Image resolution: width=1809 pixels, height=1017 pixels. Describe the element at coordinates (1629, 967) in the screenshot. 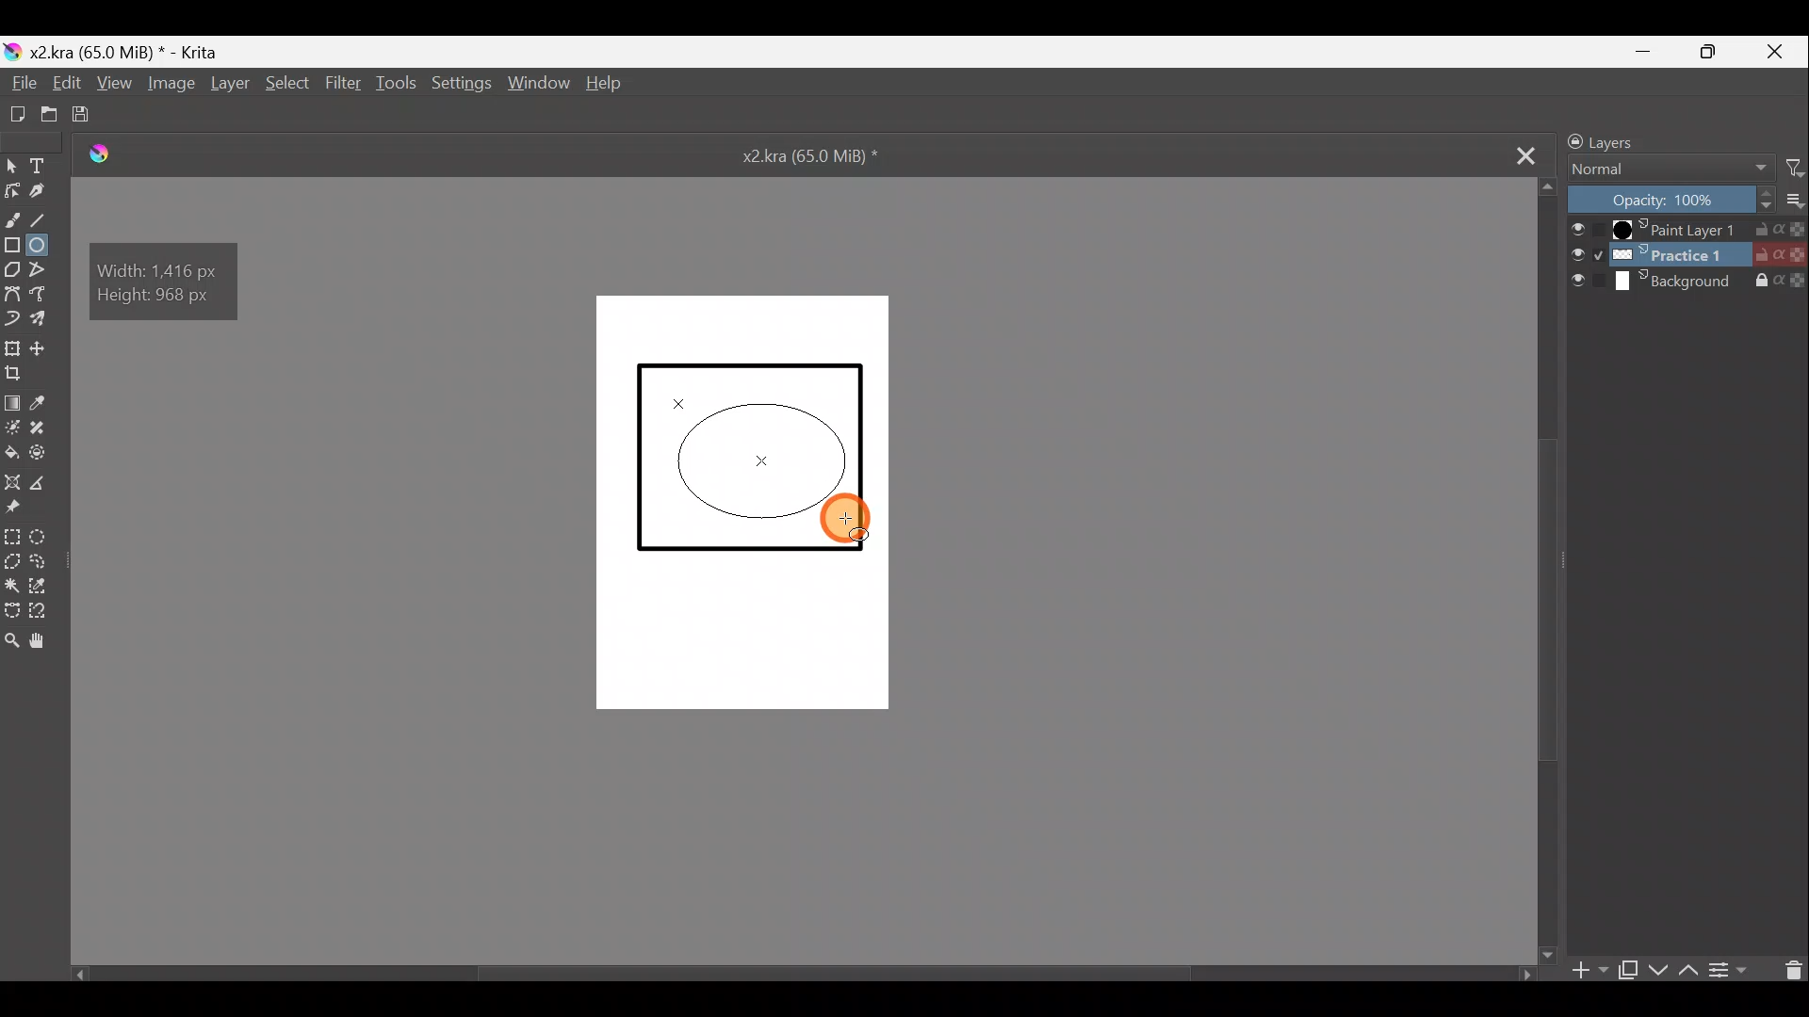

I see `Duplicate layer` at that location.